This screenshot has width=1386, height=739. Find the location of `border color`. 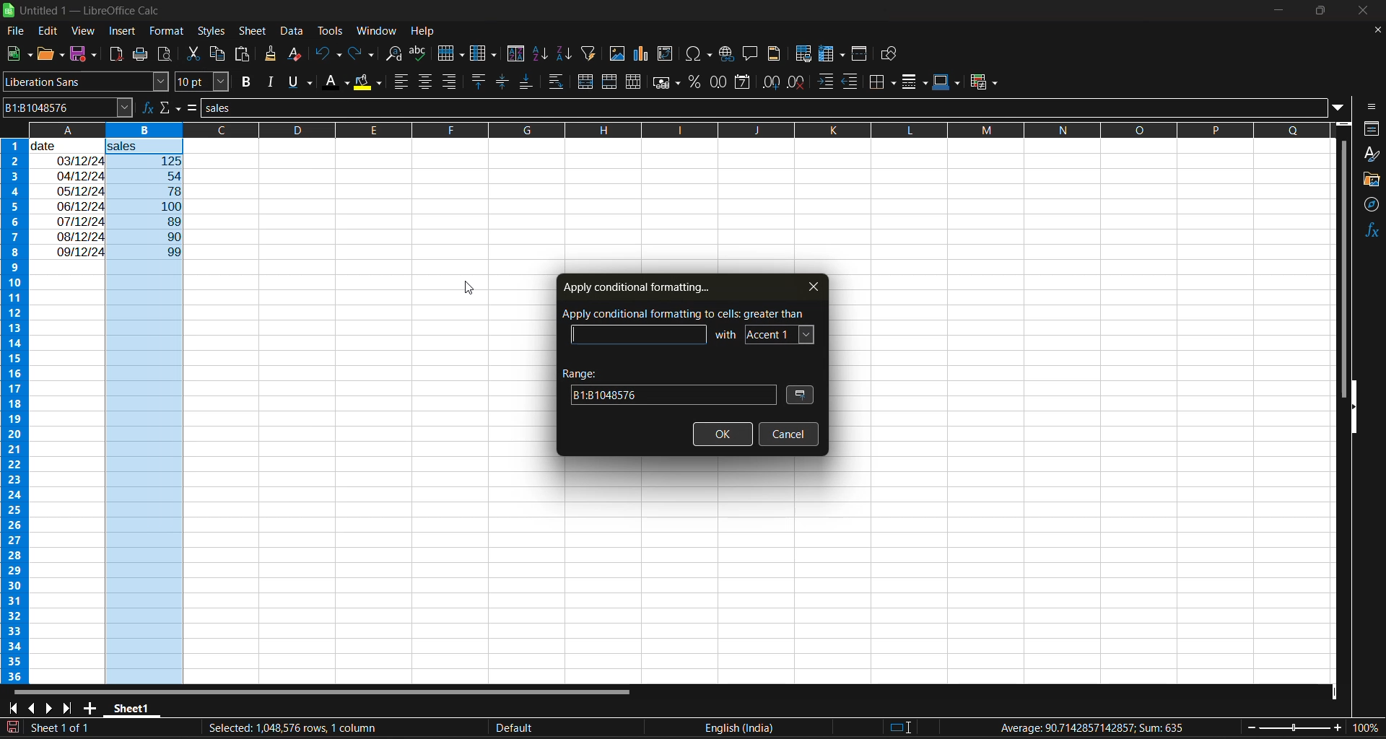

border color is located at coordinates (946, 82).